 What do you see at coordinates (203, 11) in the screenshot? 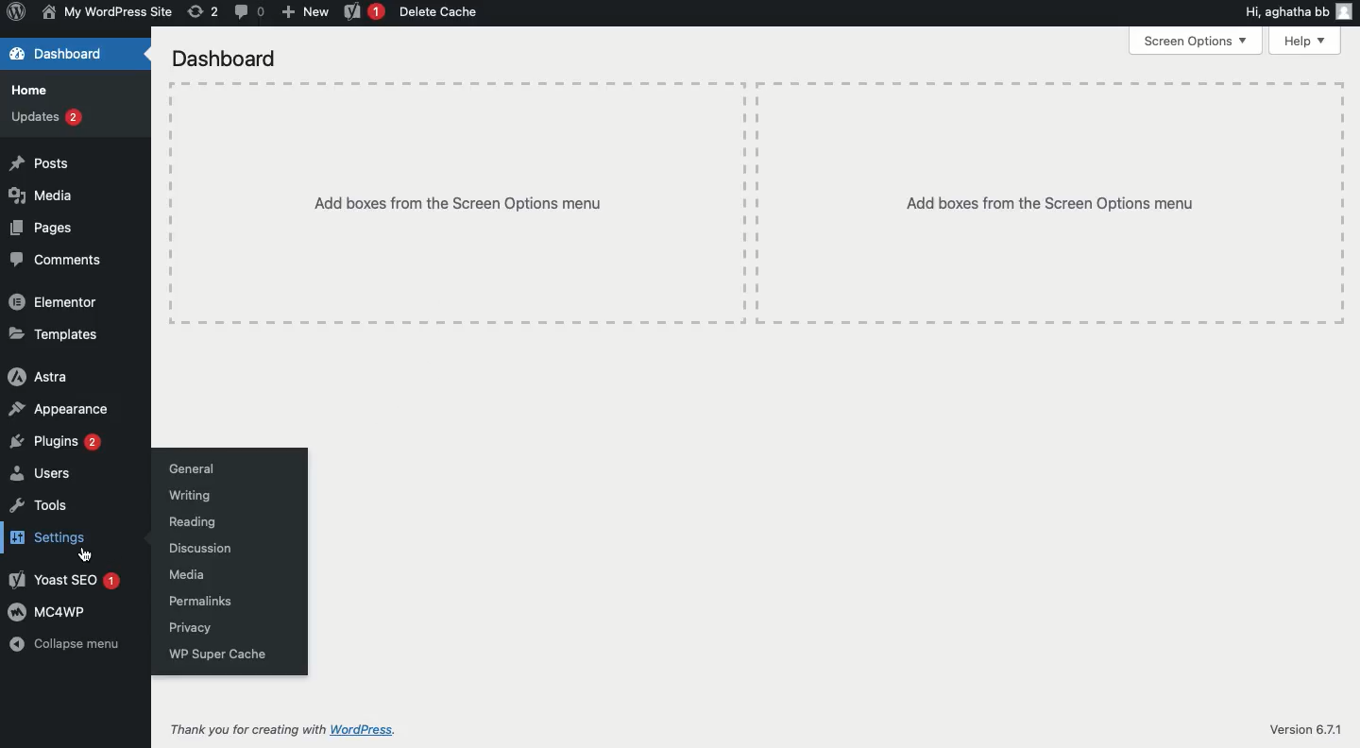
I see `Revisions (2)` at bounding box center [203, 11].